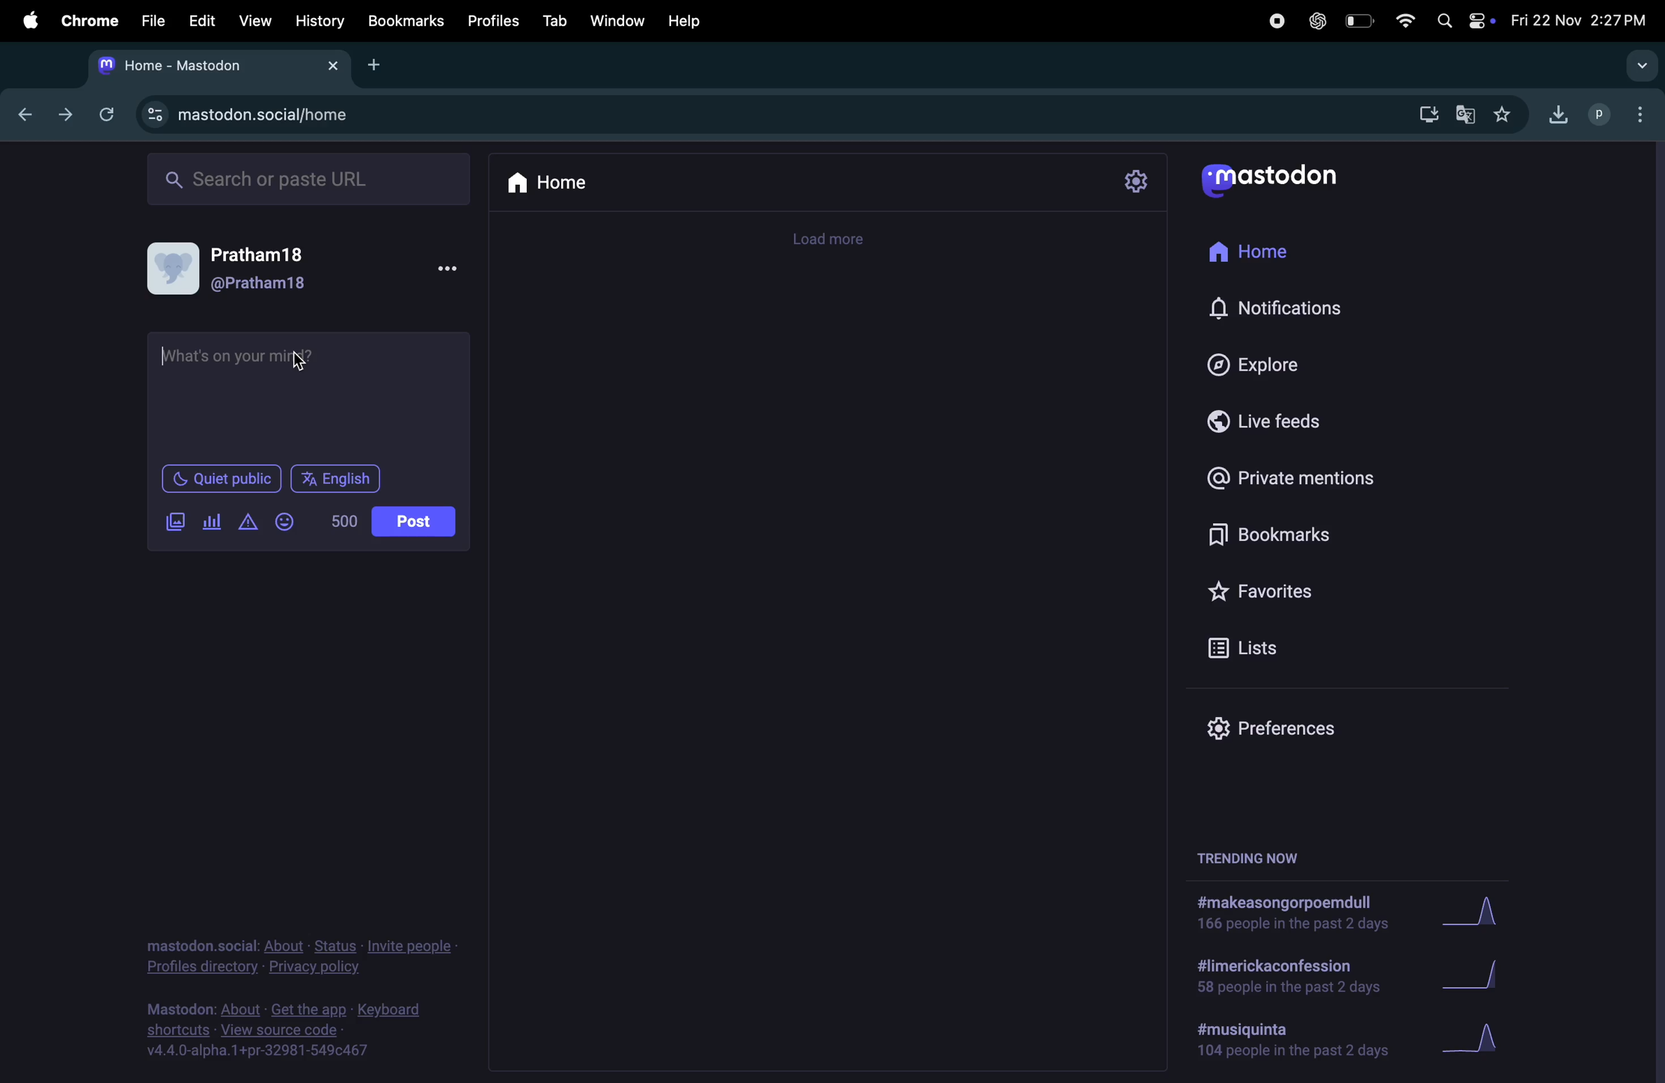 This screenshot has width=1665, height=1083. Describe the element at coordinates (1345, 721) in the screenshot. I see `preference` at that location.